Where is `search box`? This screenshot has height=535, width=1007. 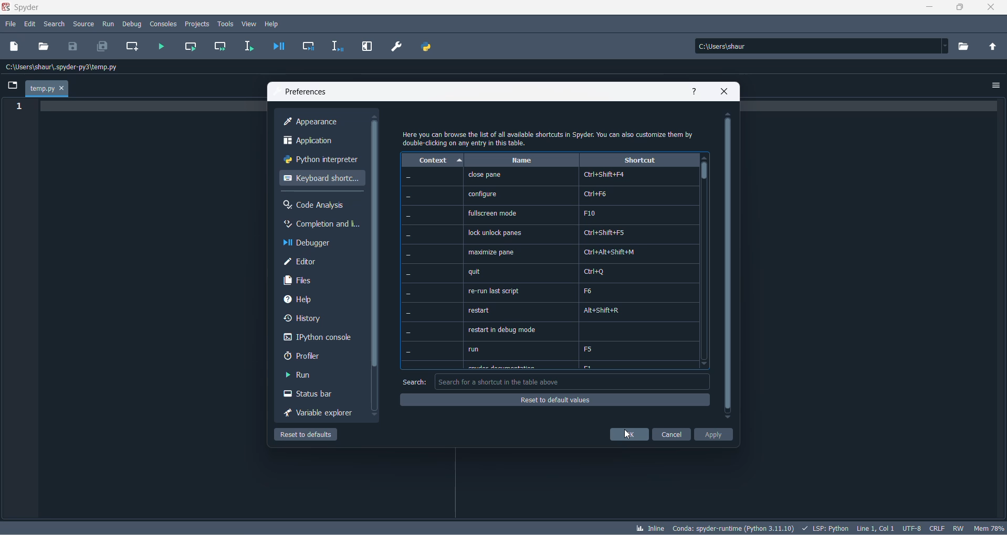
search box is located at coordinates (574, 381).